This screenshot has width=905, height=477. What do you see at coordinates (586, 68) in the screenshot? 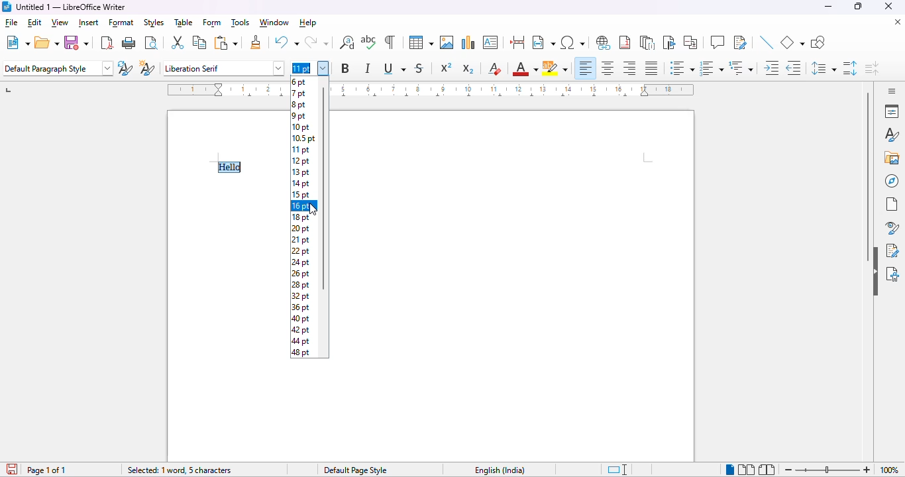
I see `align left` at bounding box center [586, 68].